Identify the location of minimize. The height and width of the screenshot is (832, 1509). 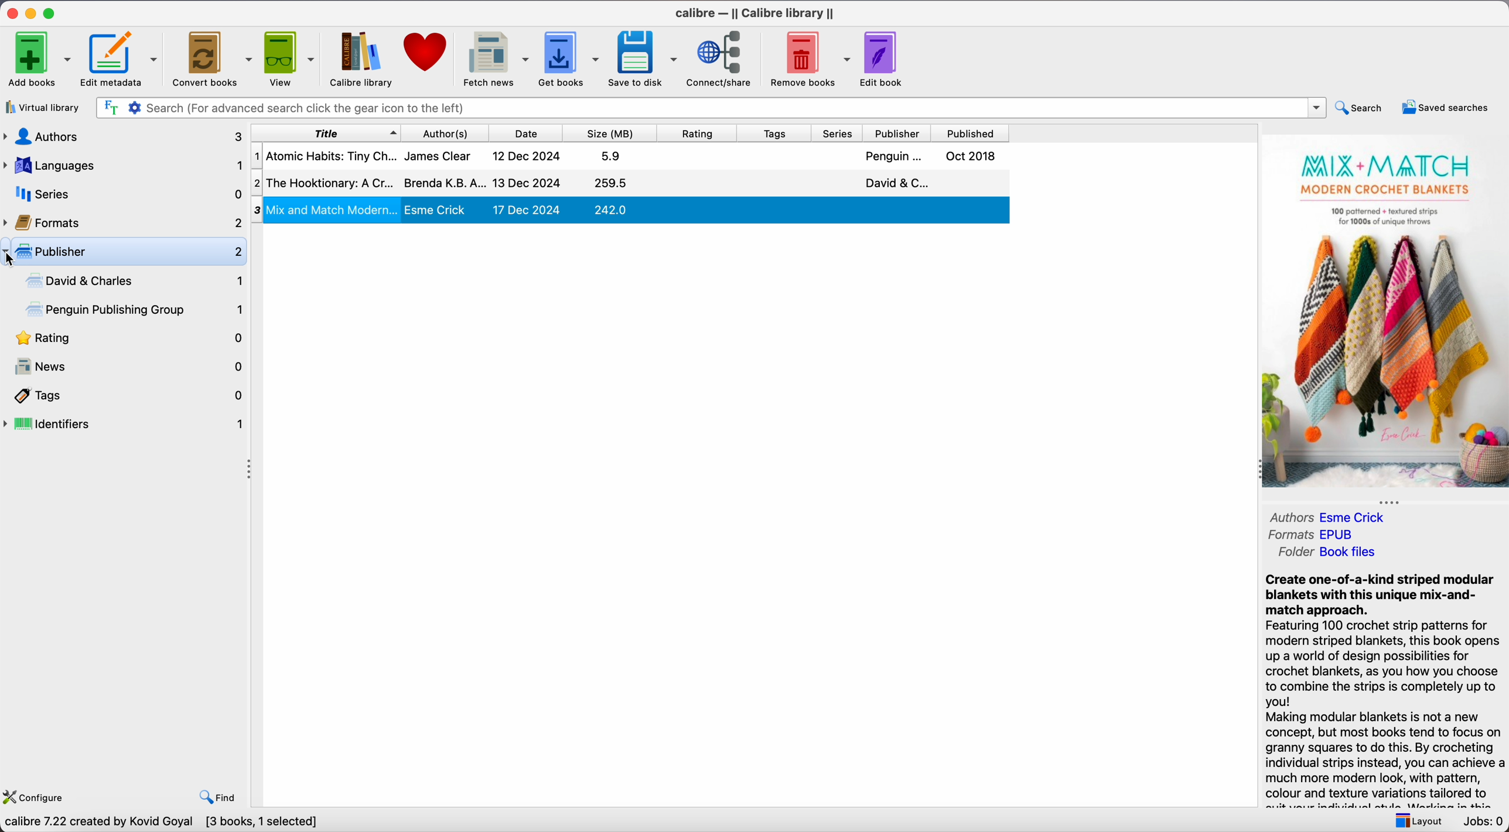
(31, 13).